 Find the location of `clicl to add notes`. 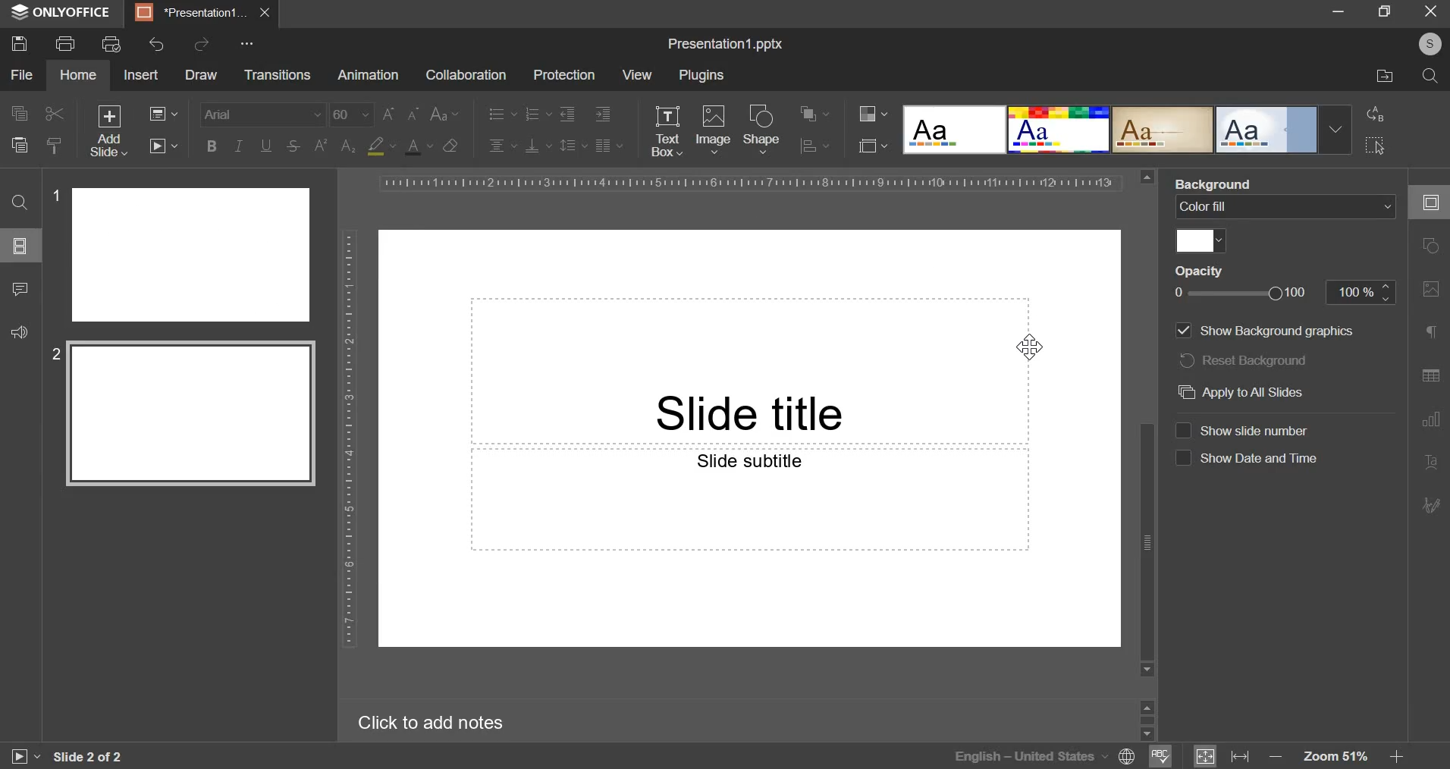

clicl to add notes is located at coordinates (441, 722).